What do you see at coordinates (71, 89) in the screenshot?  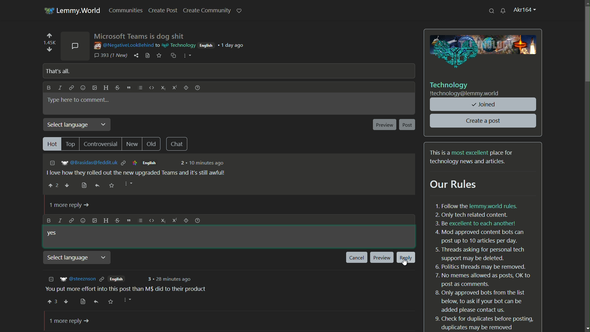 I see `link` at bounding box center [71, 89].